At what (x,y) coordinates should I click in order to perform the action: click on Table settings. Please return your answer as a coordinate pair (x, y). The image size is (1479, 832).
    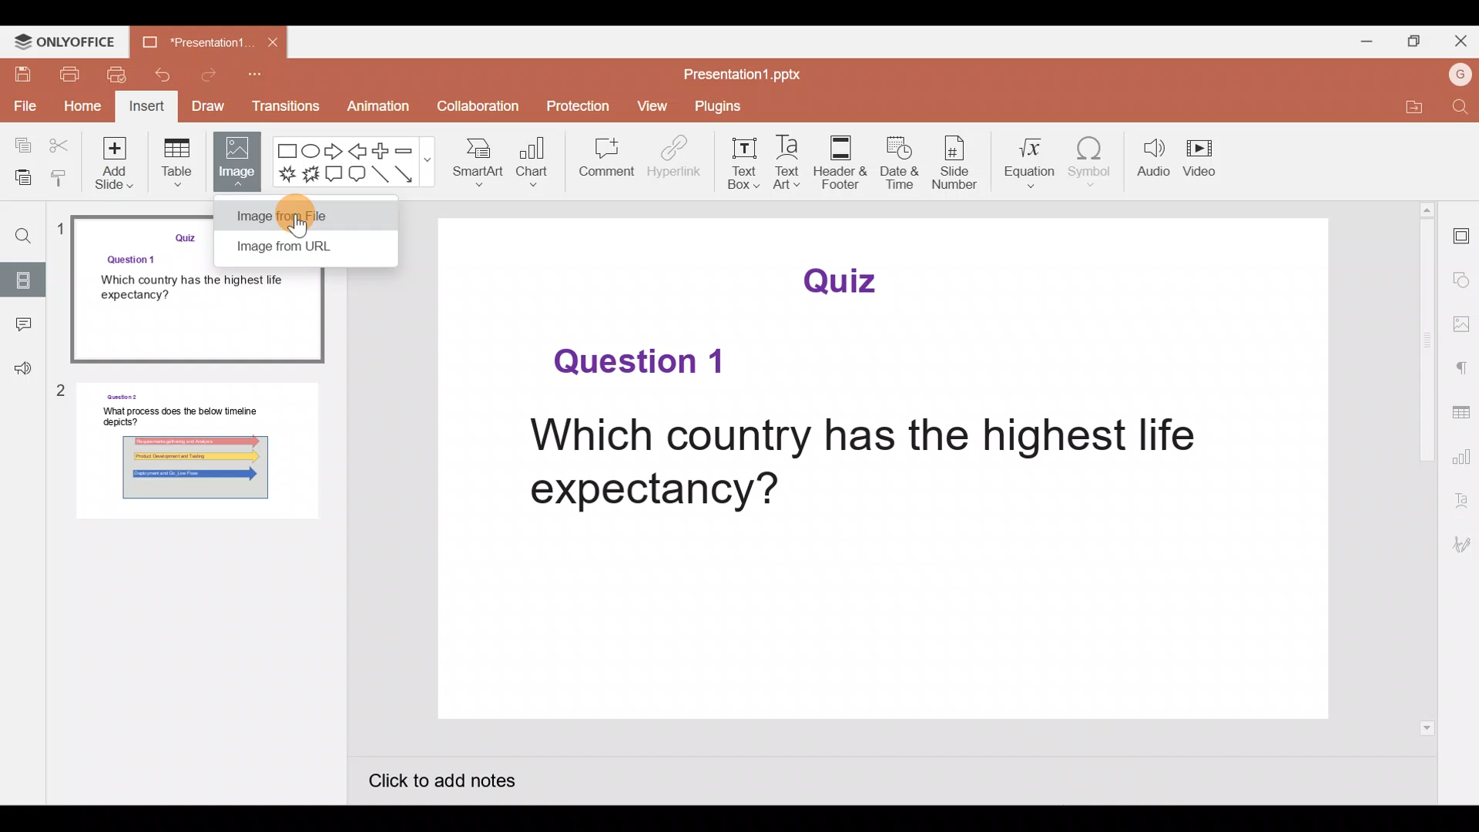
    Looking at the image, I should click on (1461, 414).